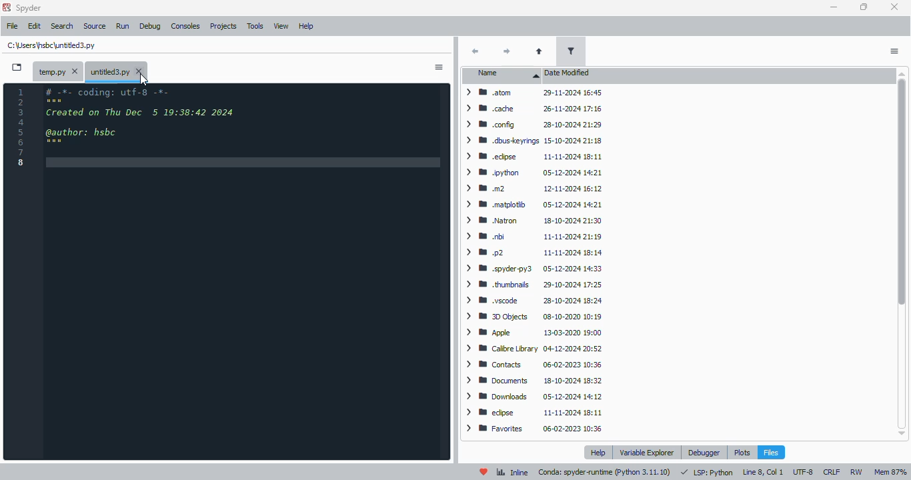 The width and height of the screenshot is (911, 480). Describe the element at coordinates (836, 8) in the screenshot. I see `minimize` at that location.